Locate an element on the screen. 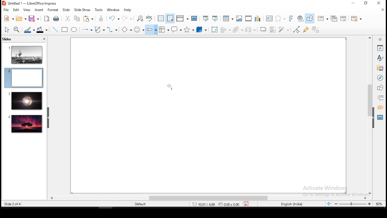  fontwork text is located at coordinates (291, 19).